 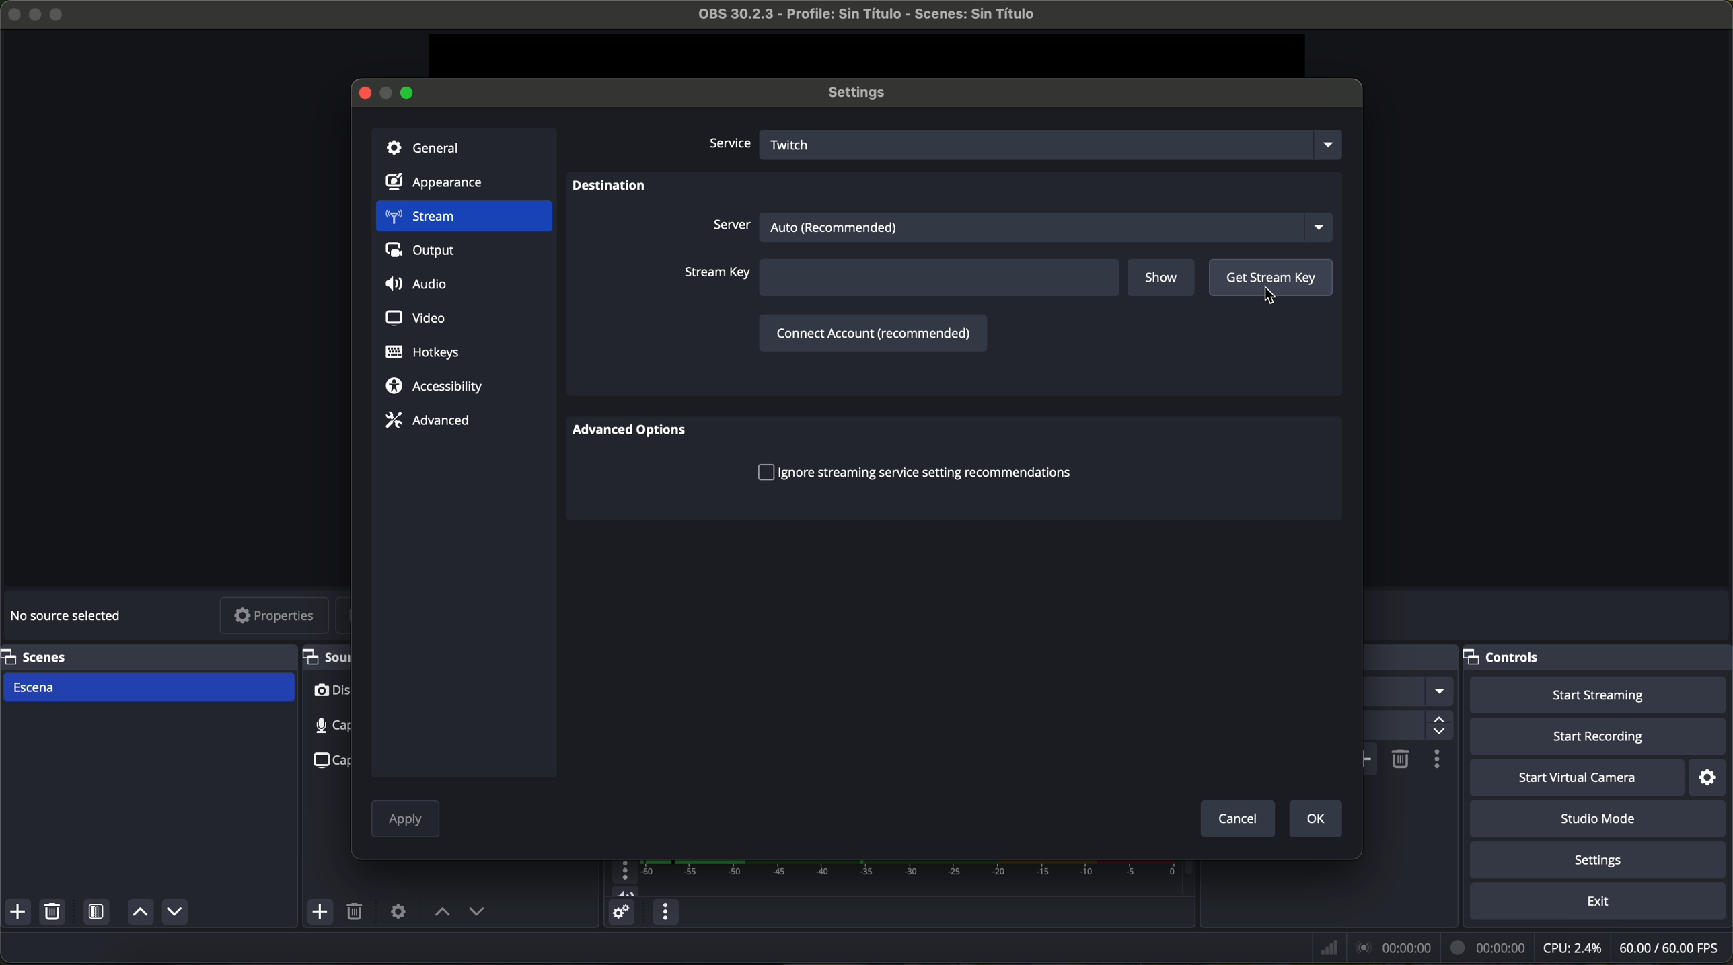 What do you see at coordinates (38, 13) in the screenshot?
I see `minimize OBS Studio` at bounding box center [38, 13].